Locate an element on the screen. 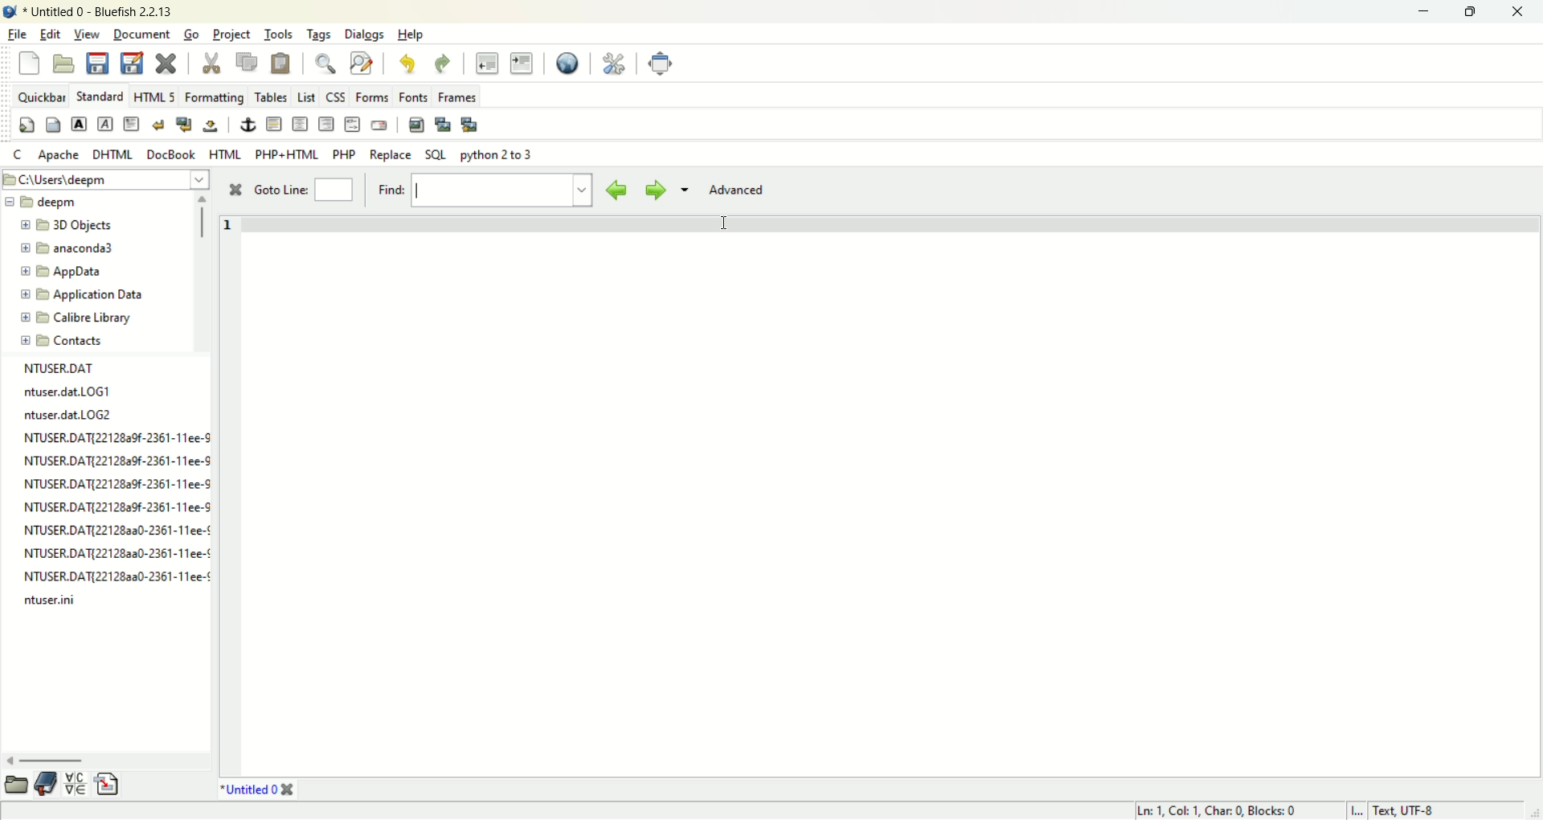 This screenshot has height=820, width=1543. I is located at coordinates (1361, 810).